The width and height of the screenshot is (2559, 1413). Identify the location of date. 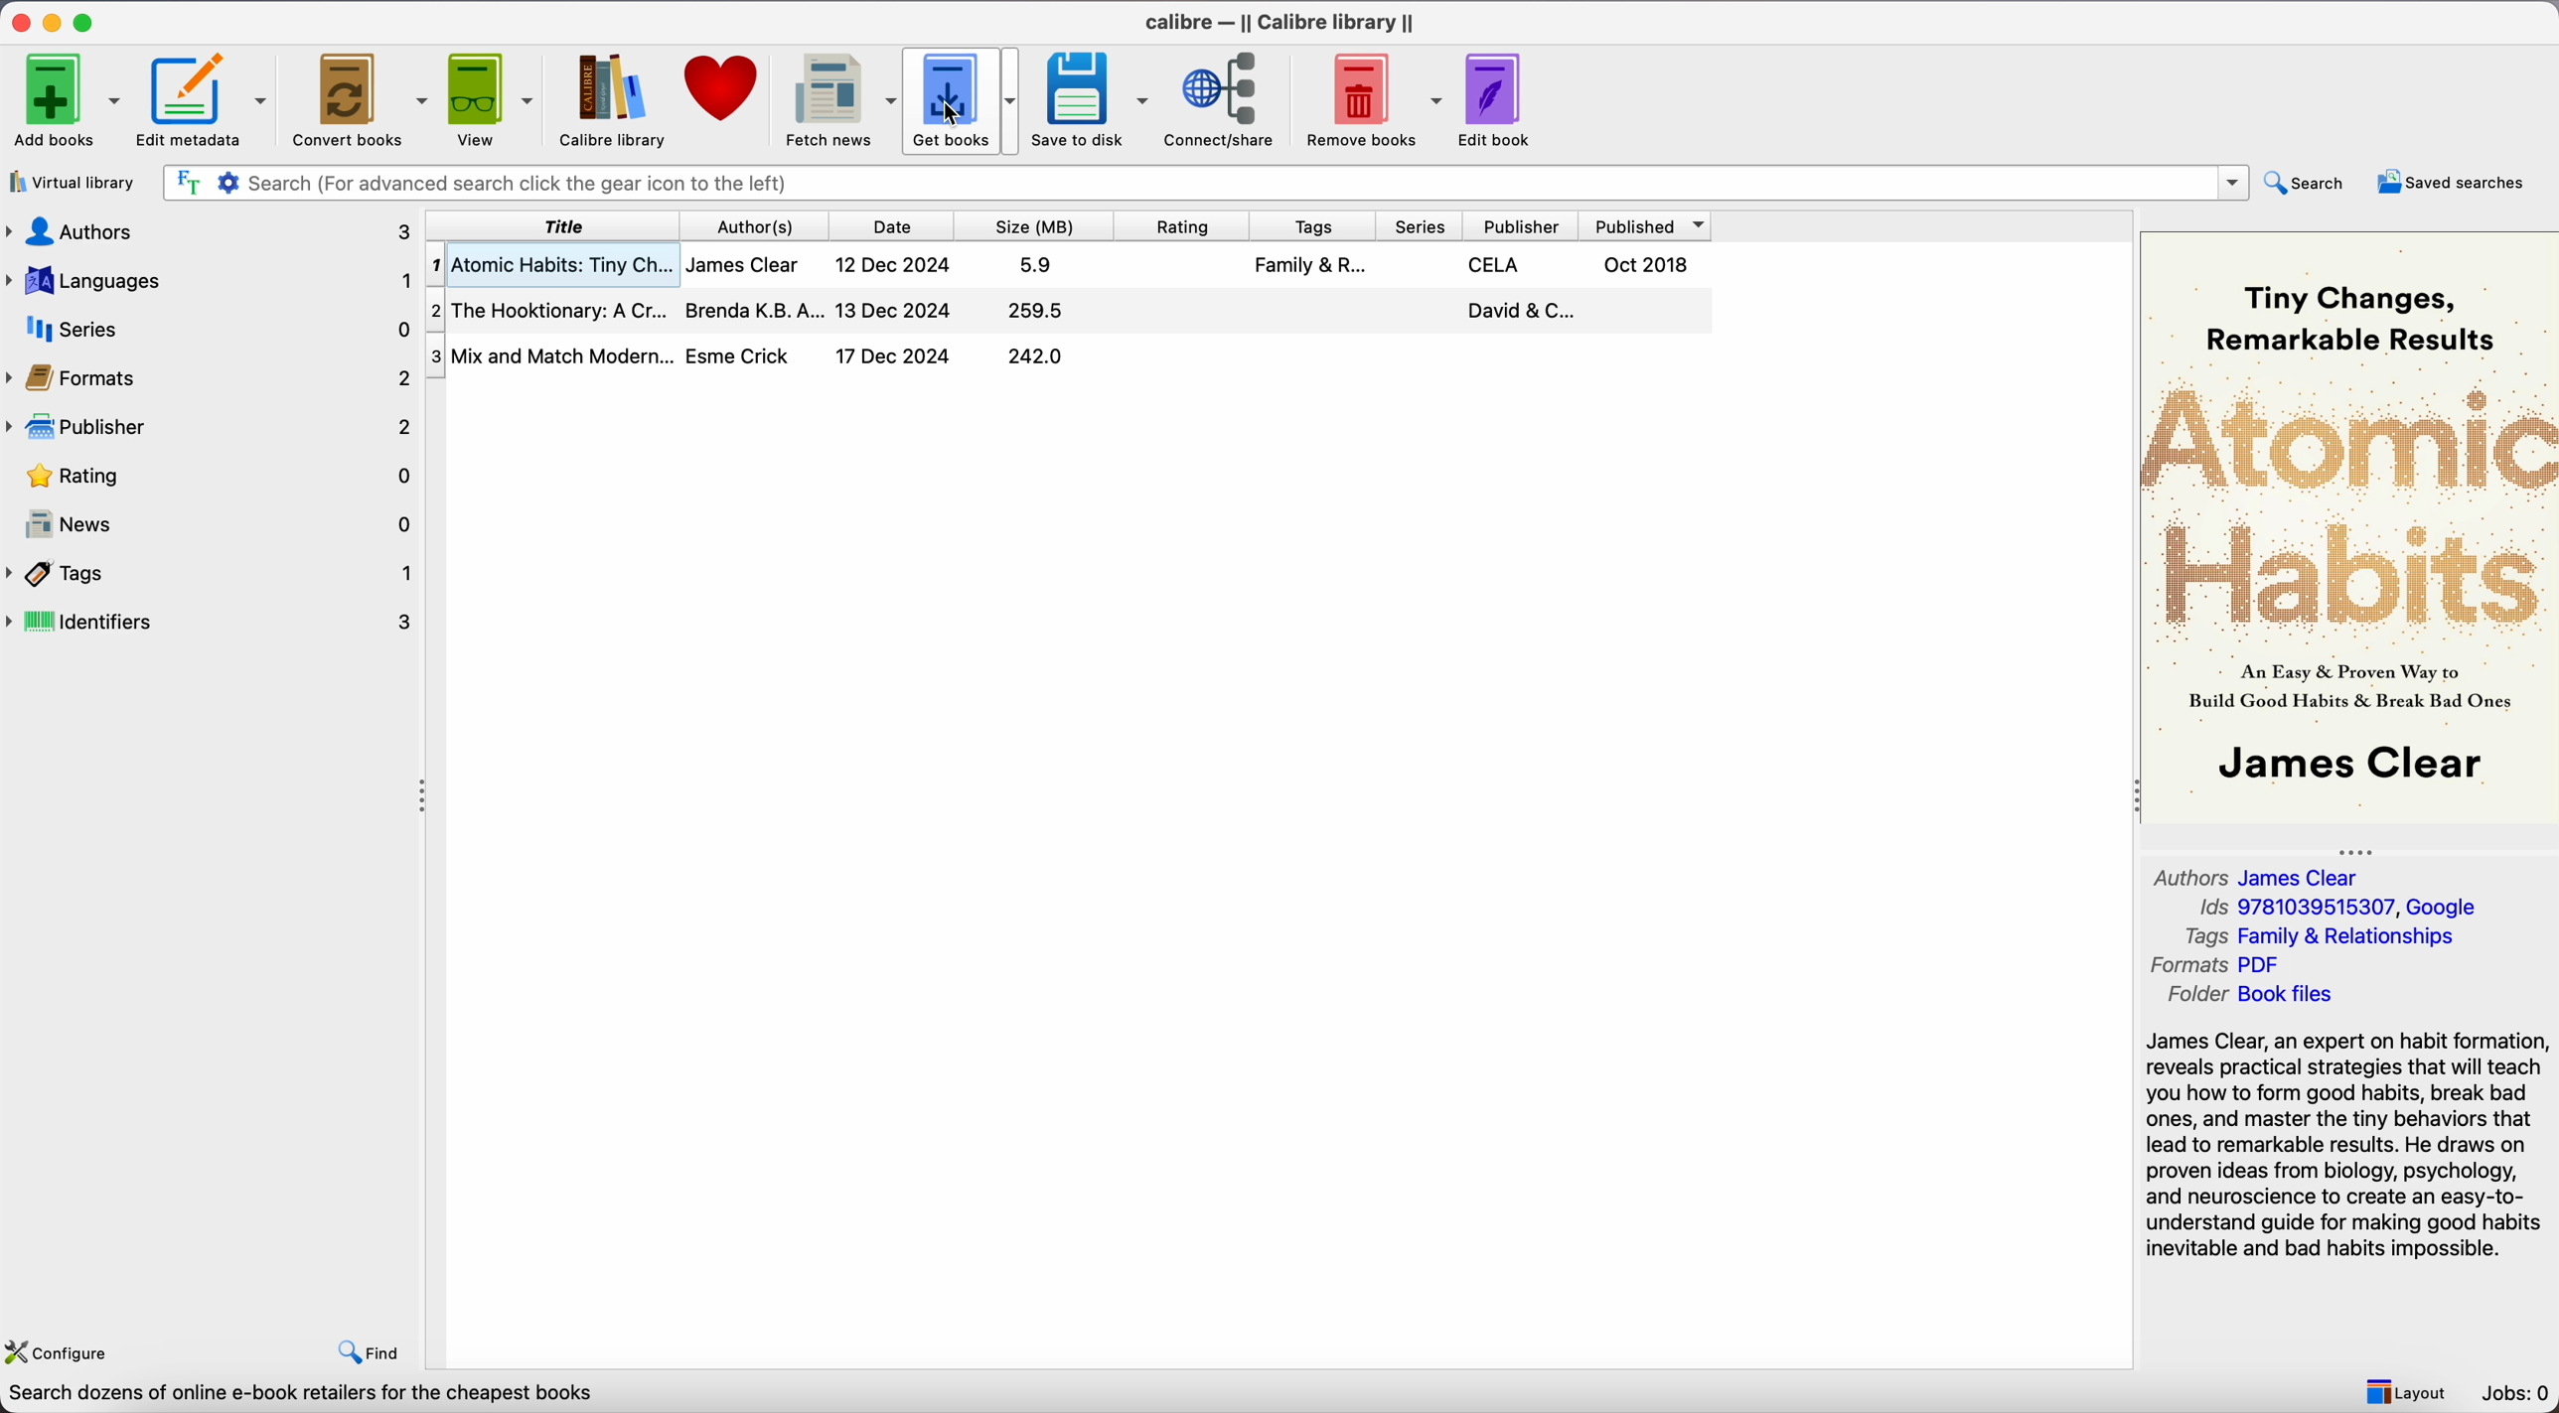
(897, 226).